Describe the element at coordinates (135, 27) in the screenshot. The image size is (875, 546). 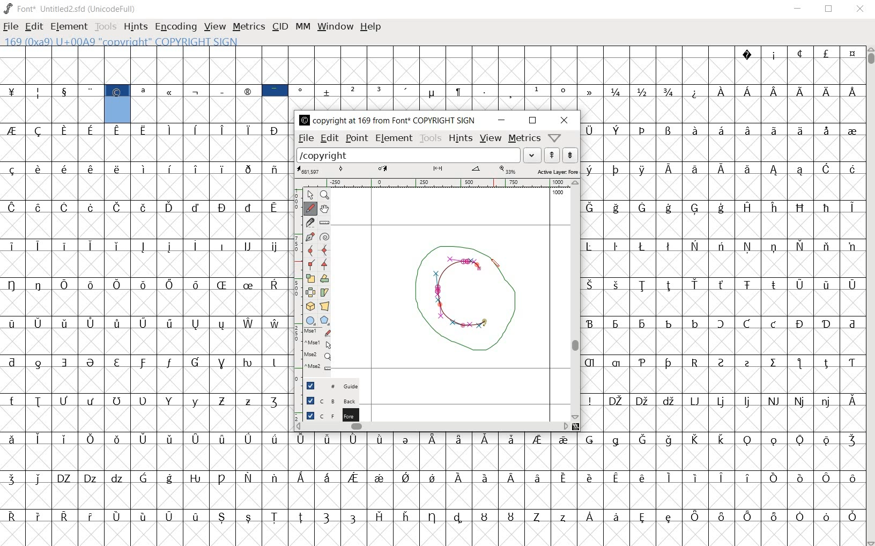
I see `hints` at that location.